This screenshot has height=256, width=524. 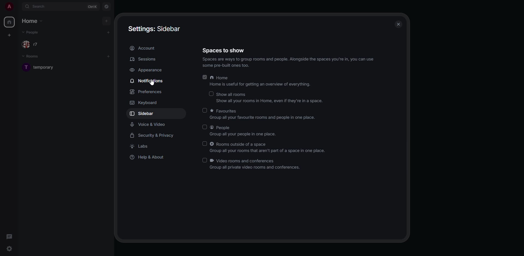 I want to click on voice & video, so click(x=149, y=124).